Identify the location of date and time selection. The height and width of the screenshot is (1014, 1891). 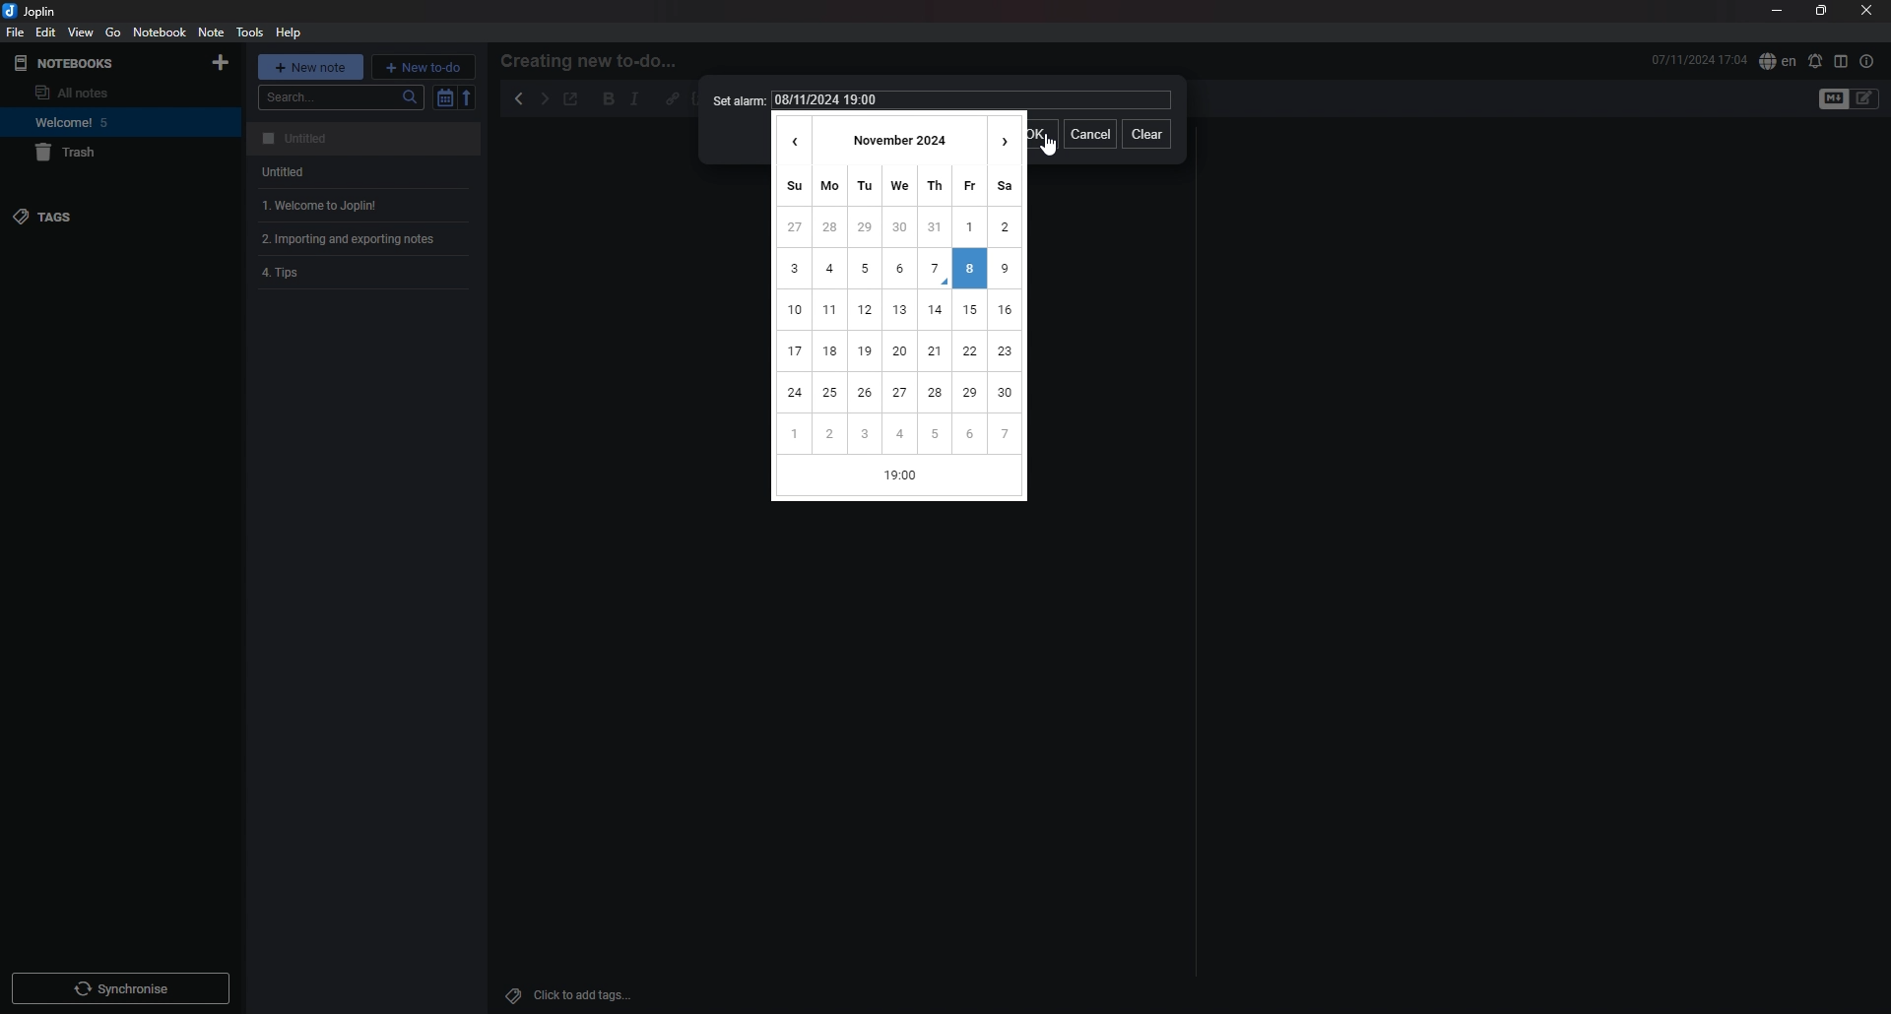
(971, 100).